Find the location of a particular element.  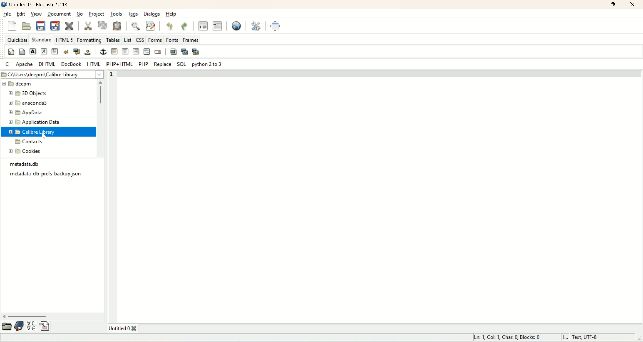

help is located at coordinates (170, 15).